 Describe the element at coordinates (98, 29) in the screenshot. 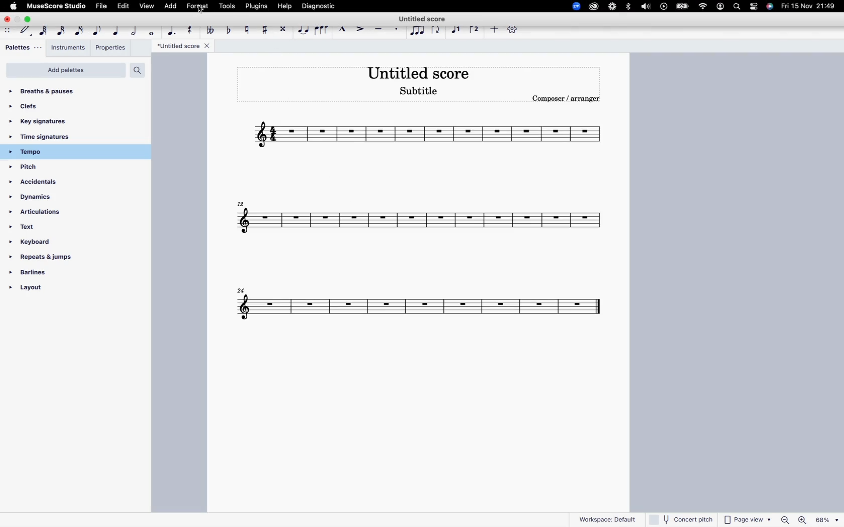

I see `eighth note` at that location.